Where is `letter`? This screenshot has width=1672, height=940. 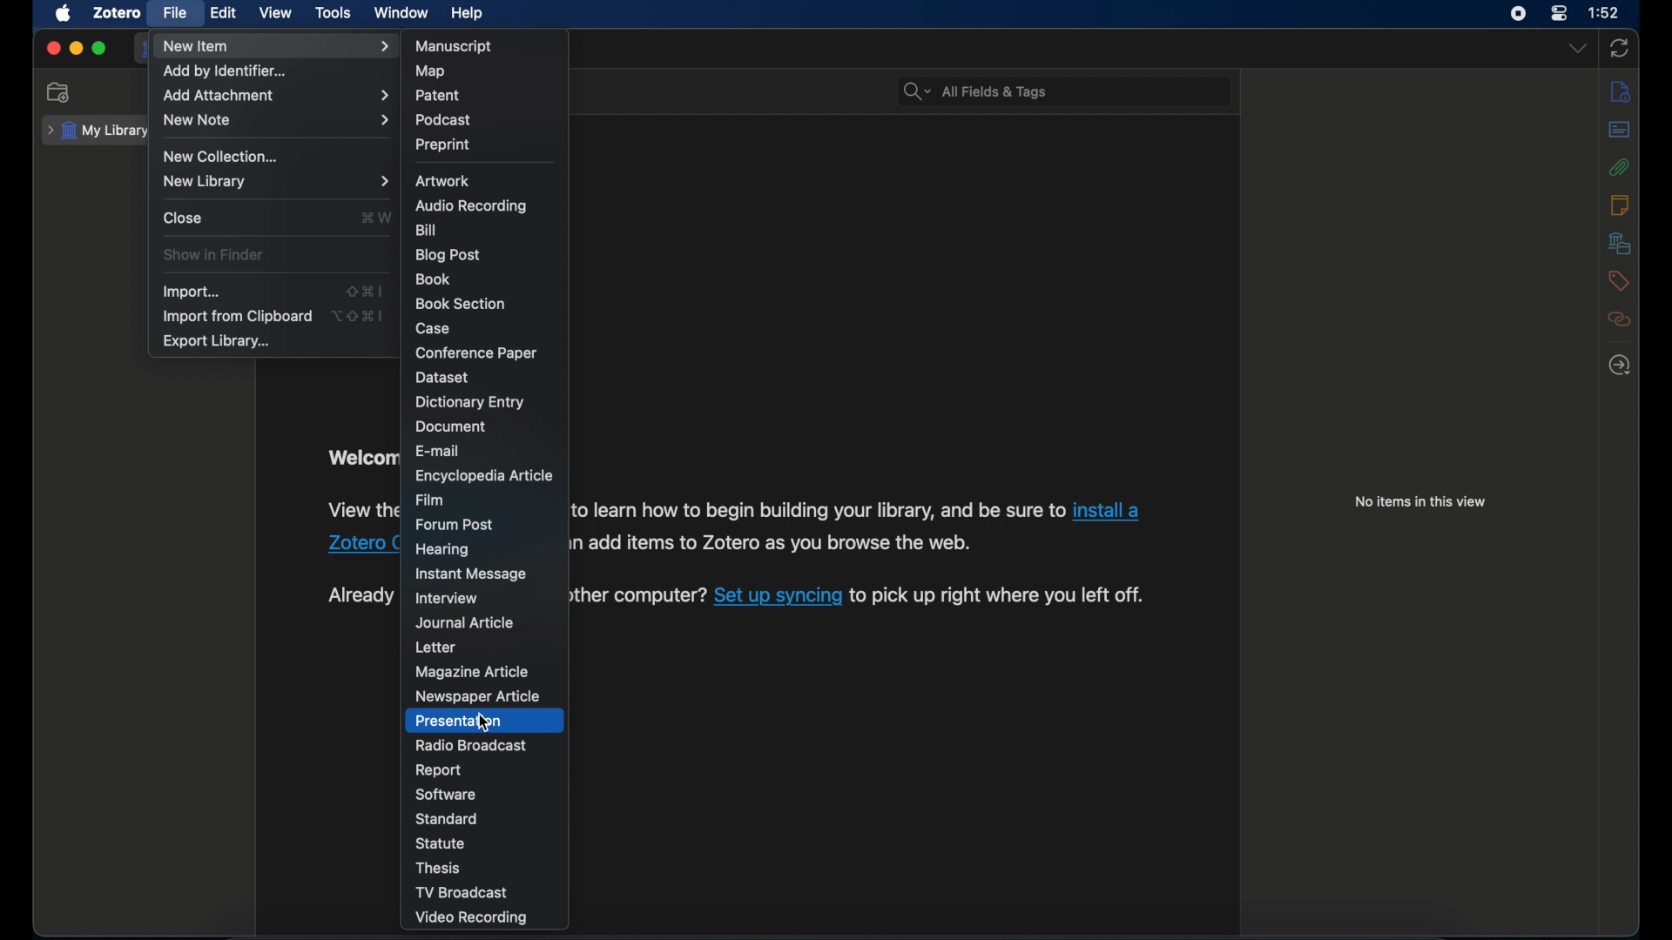 letter is located at coordinates (435, 648).